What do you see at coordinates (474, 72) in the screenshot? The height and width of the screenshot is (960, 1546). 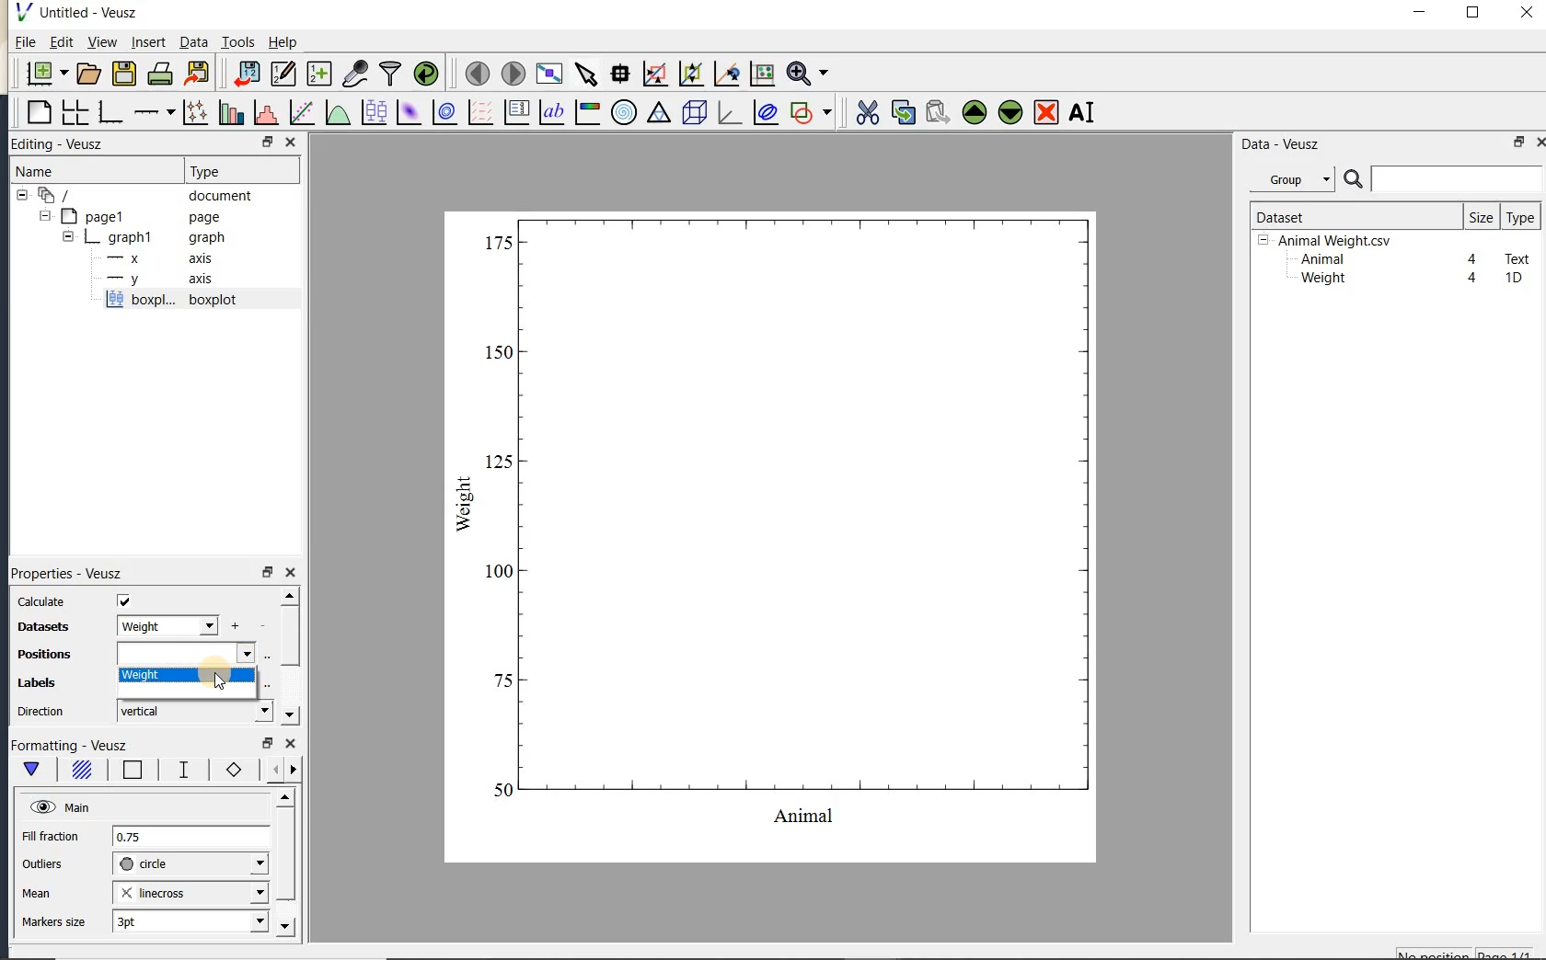 I see `move to the previous page` at bounding box center [474, 72].